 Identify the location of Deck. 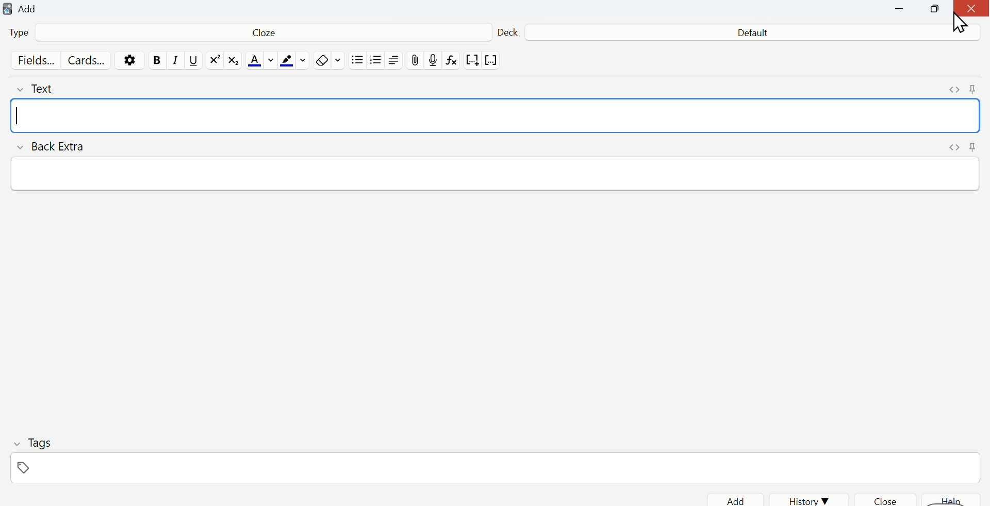
(508, 30).